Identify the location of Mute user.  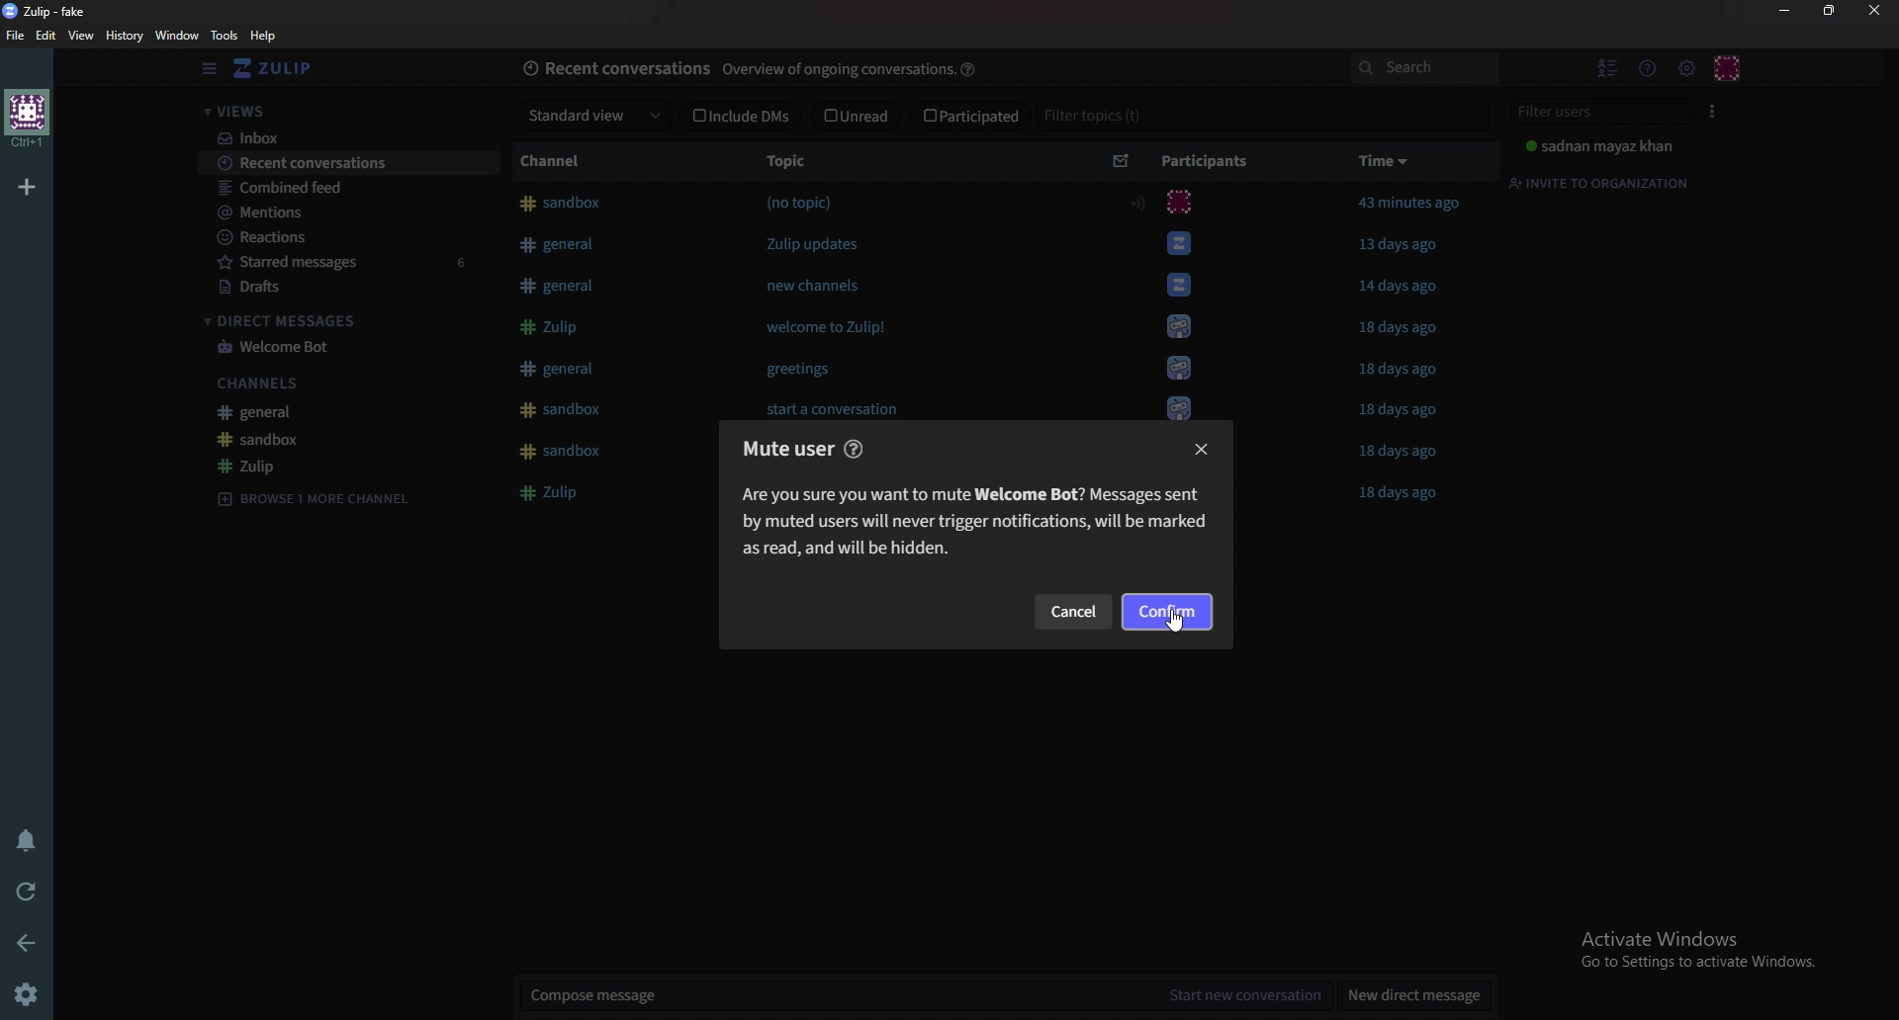
(781, 451).